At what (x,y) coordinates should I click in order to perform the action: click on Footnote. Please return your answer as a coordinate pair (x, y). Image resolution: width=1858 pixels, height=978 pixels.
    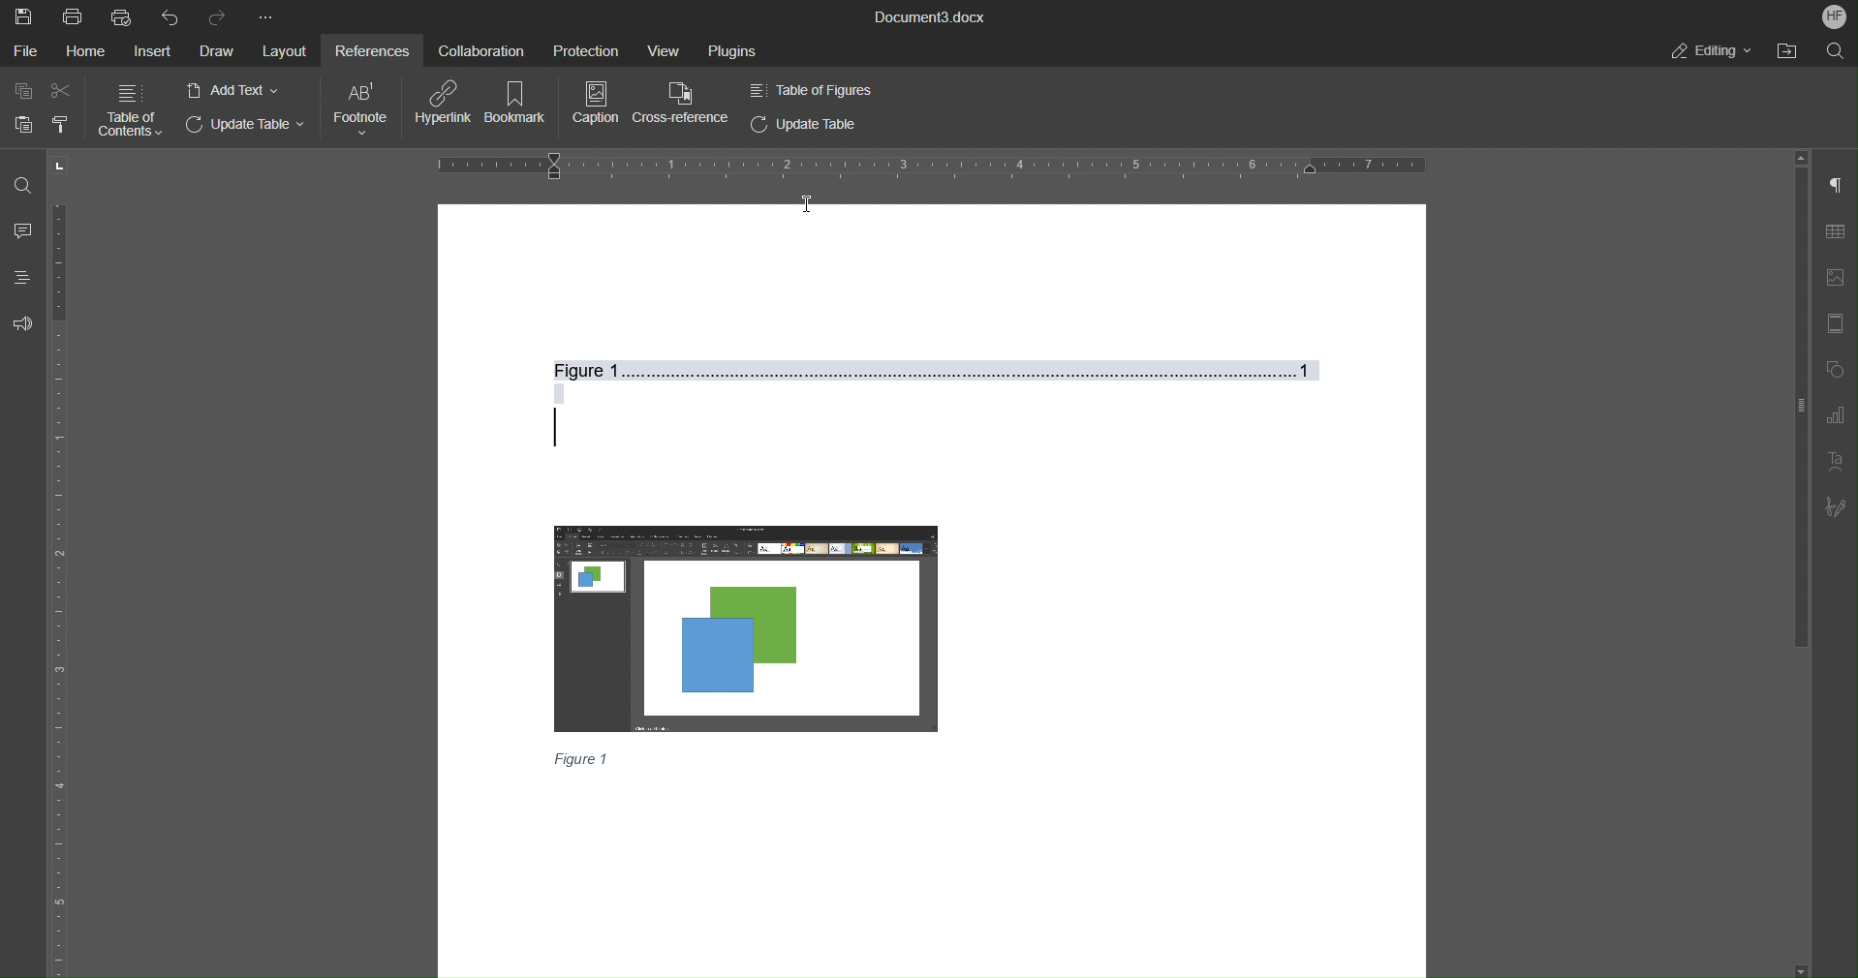
    Looking at the image, I should click on (362, 108).